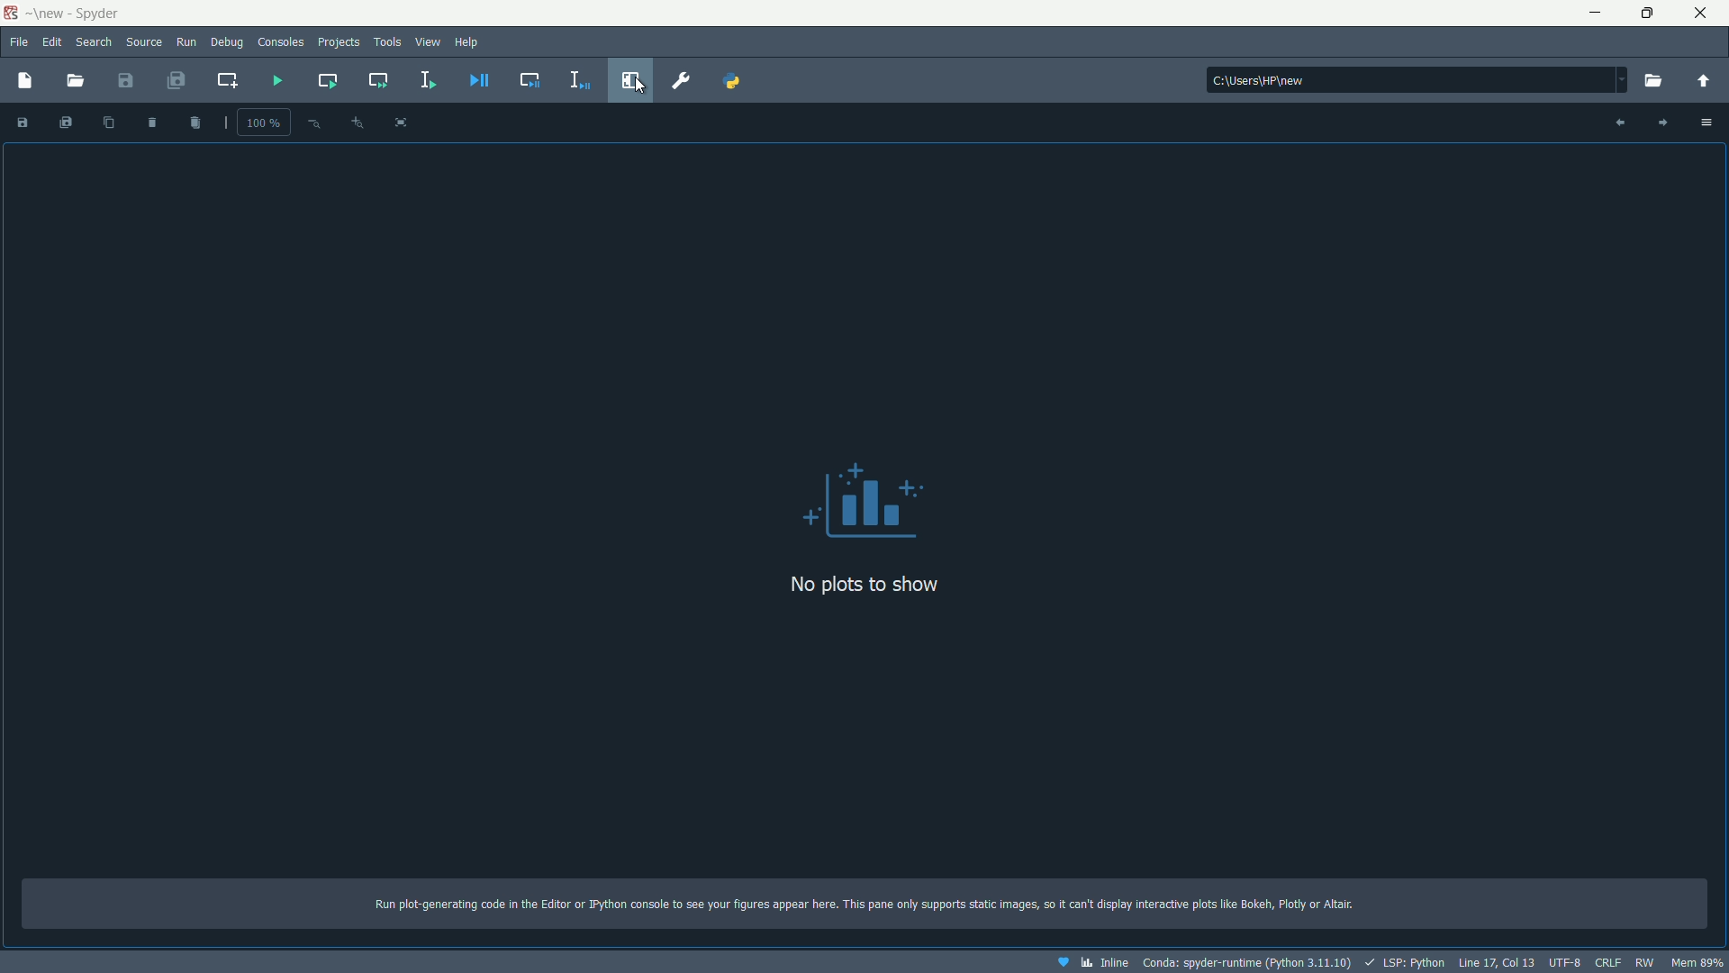 The width and height of the screenshot is (1729, 973). I want to click on Run plot-generating code in the Editor or Python console to see your figures appear here. This pane only supports static images, so it can't display interactive plots like Bokeh, Plotly or Altair, so click(869, 901).